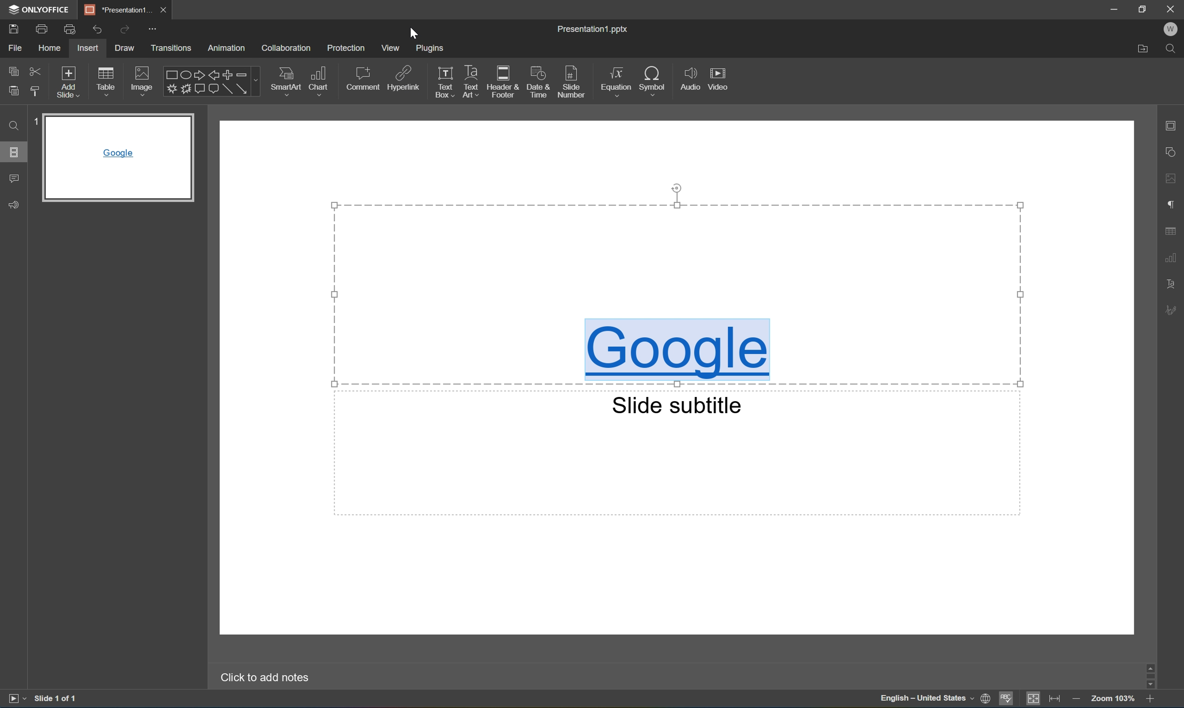 The image size is (1184, 708). I want to click on Shape settings, so click(1172, 152).